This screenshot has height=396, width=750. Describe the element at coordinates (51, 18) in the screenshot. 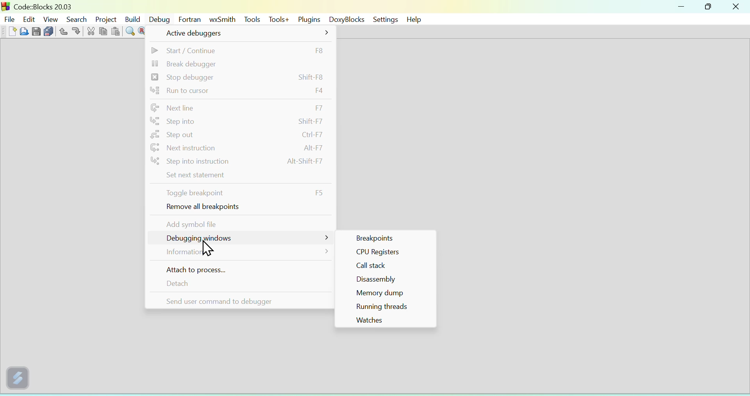

I see `View` at that location.